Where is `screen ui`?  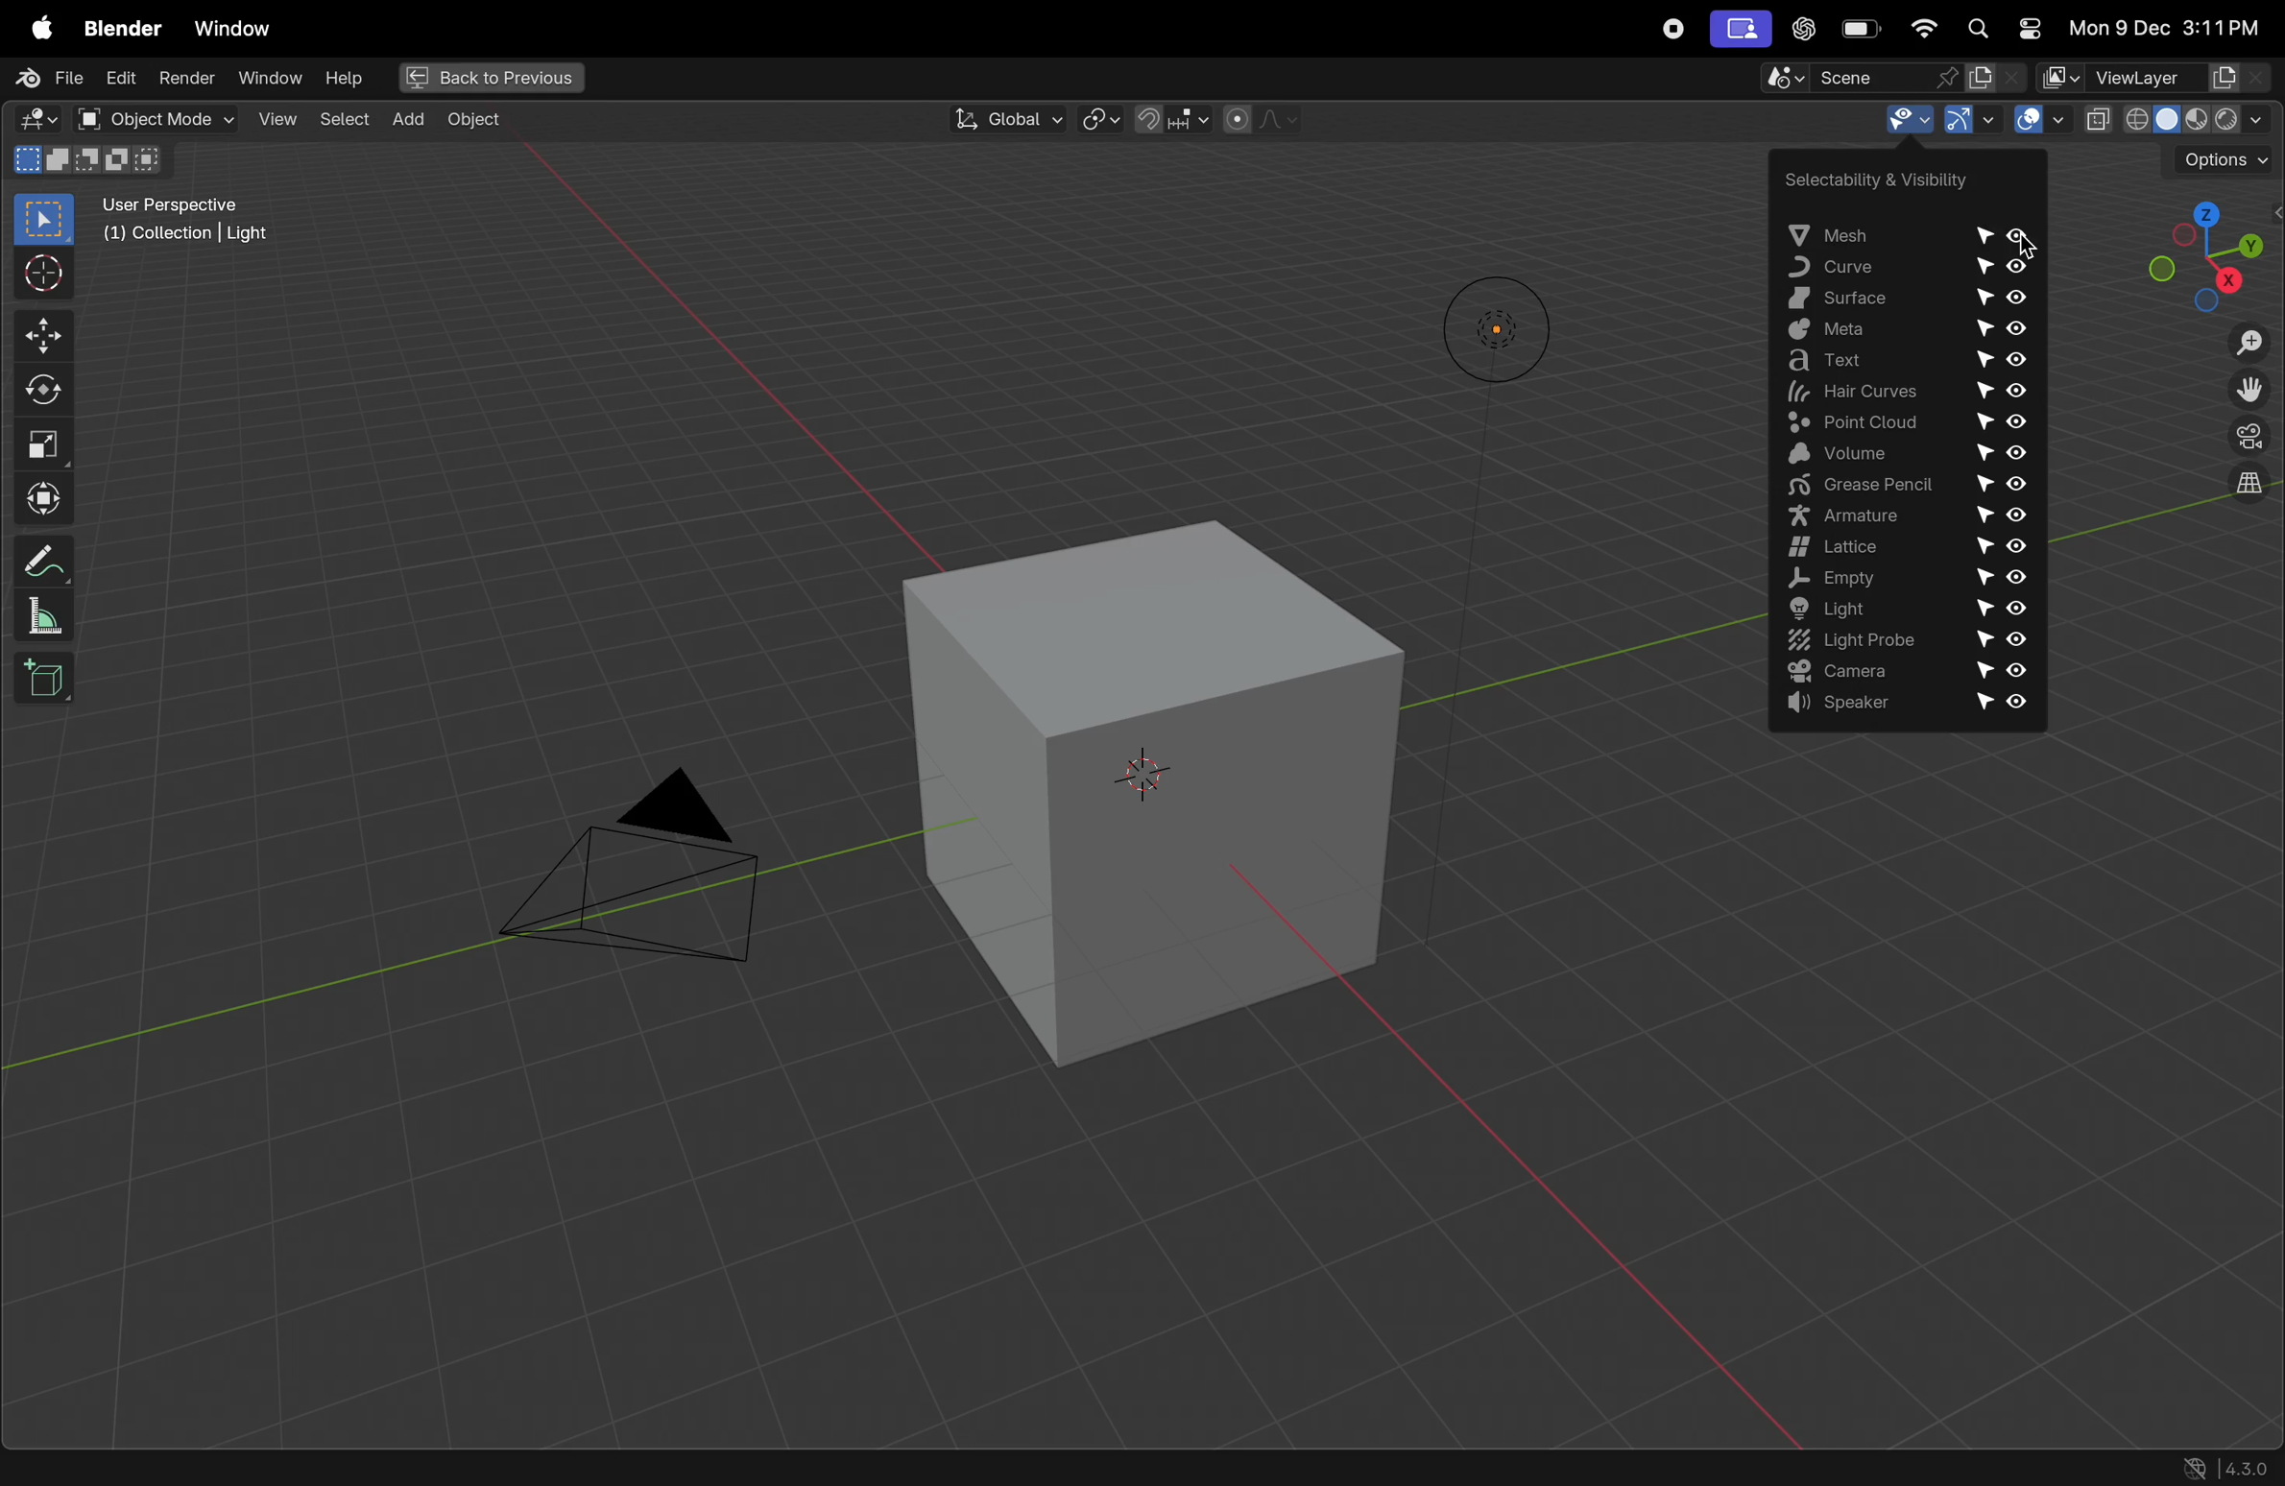
screen ui is located at coordinates (1739, 30).